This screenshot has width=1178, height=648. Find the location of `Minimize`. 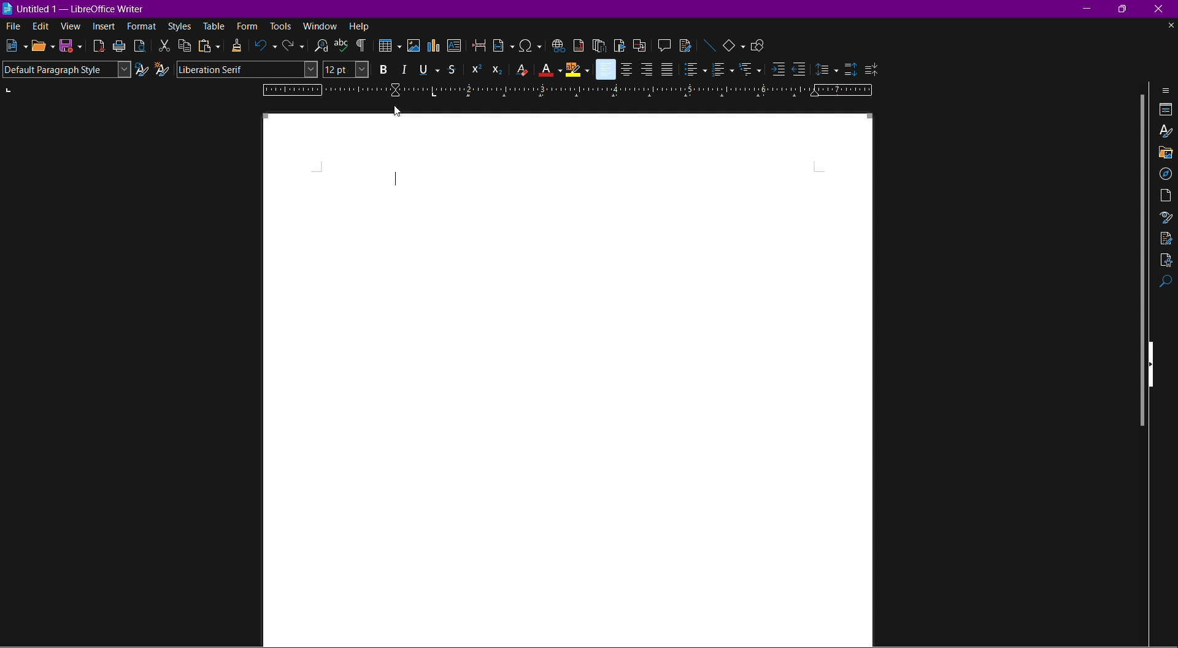

Minimize is located at coordinates (1089, 8).